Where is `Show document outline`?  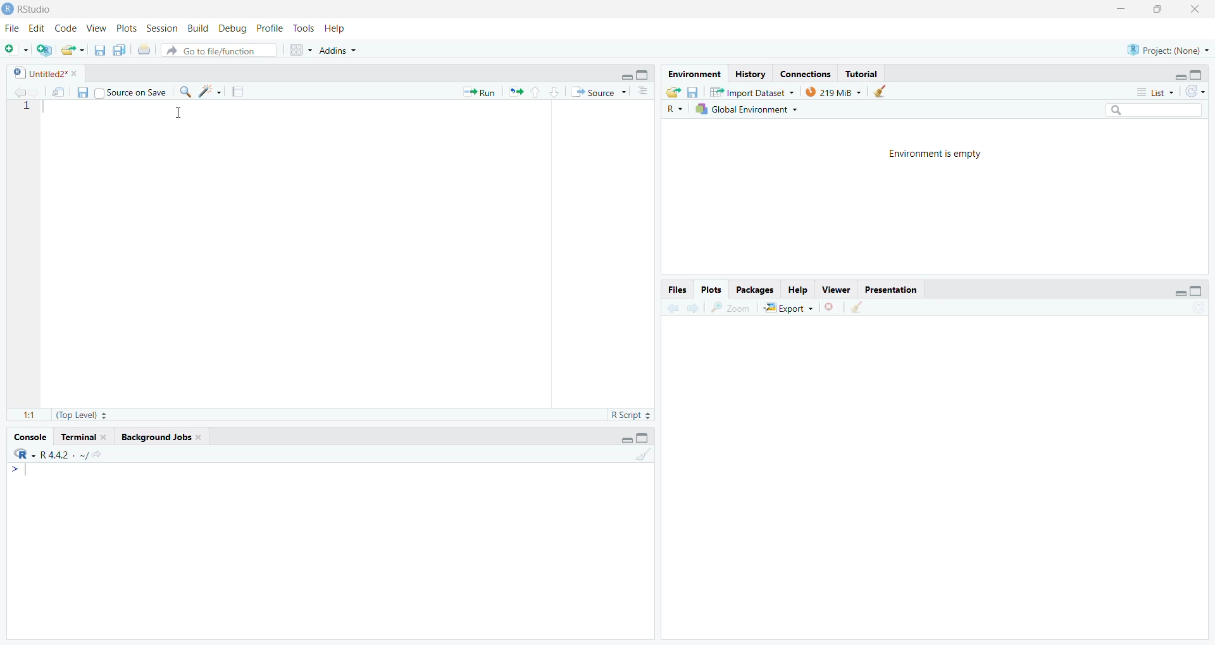 Show document outline is located at coordinates (645, 92).